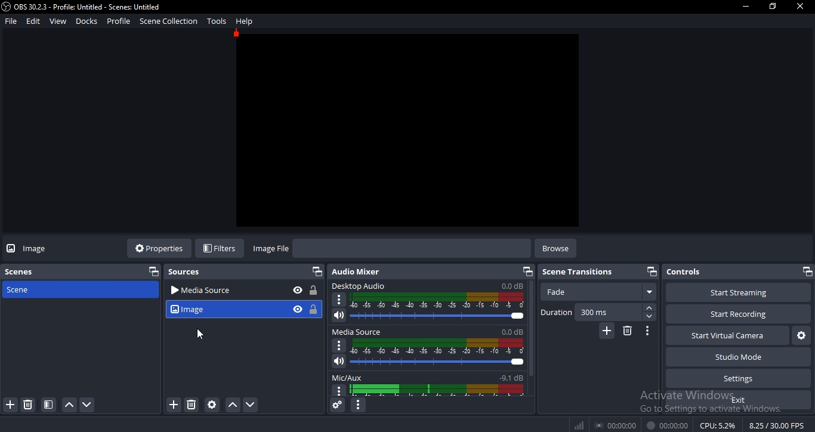 This screenshot has width=815, height=432. I want to click on image, so click(408, 130).